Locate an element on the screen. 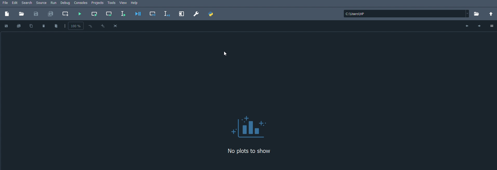  Save file is located at coordinates (36, 13).